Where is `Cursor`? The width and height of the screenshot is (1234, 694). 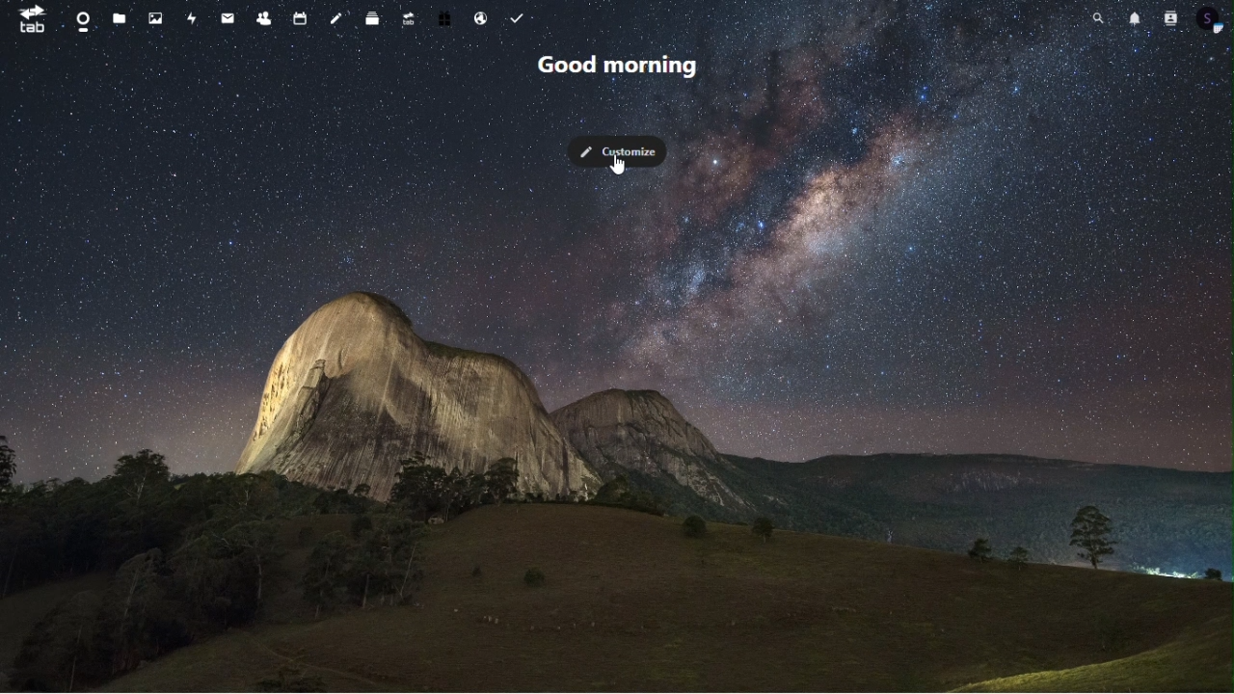
Cursor is located at coordinates (620, 167).